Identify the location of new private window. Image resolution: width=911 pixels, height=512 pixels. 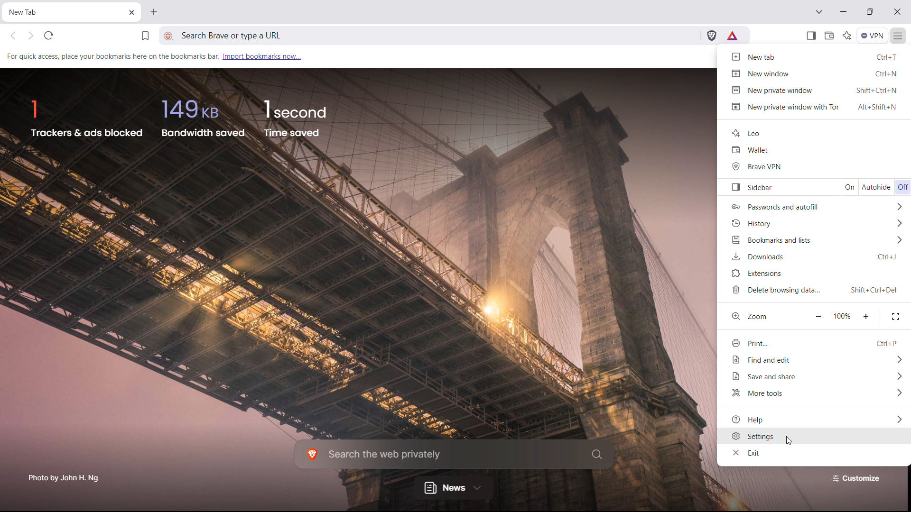
(815, 91).